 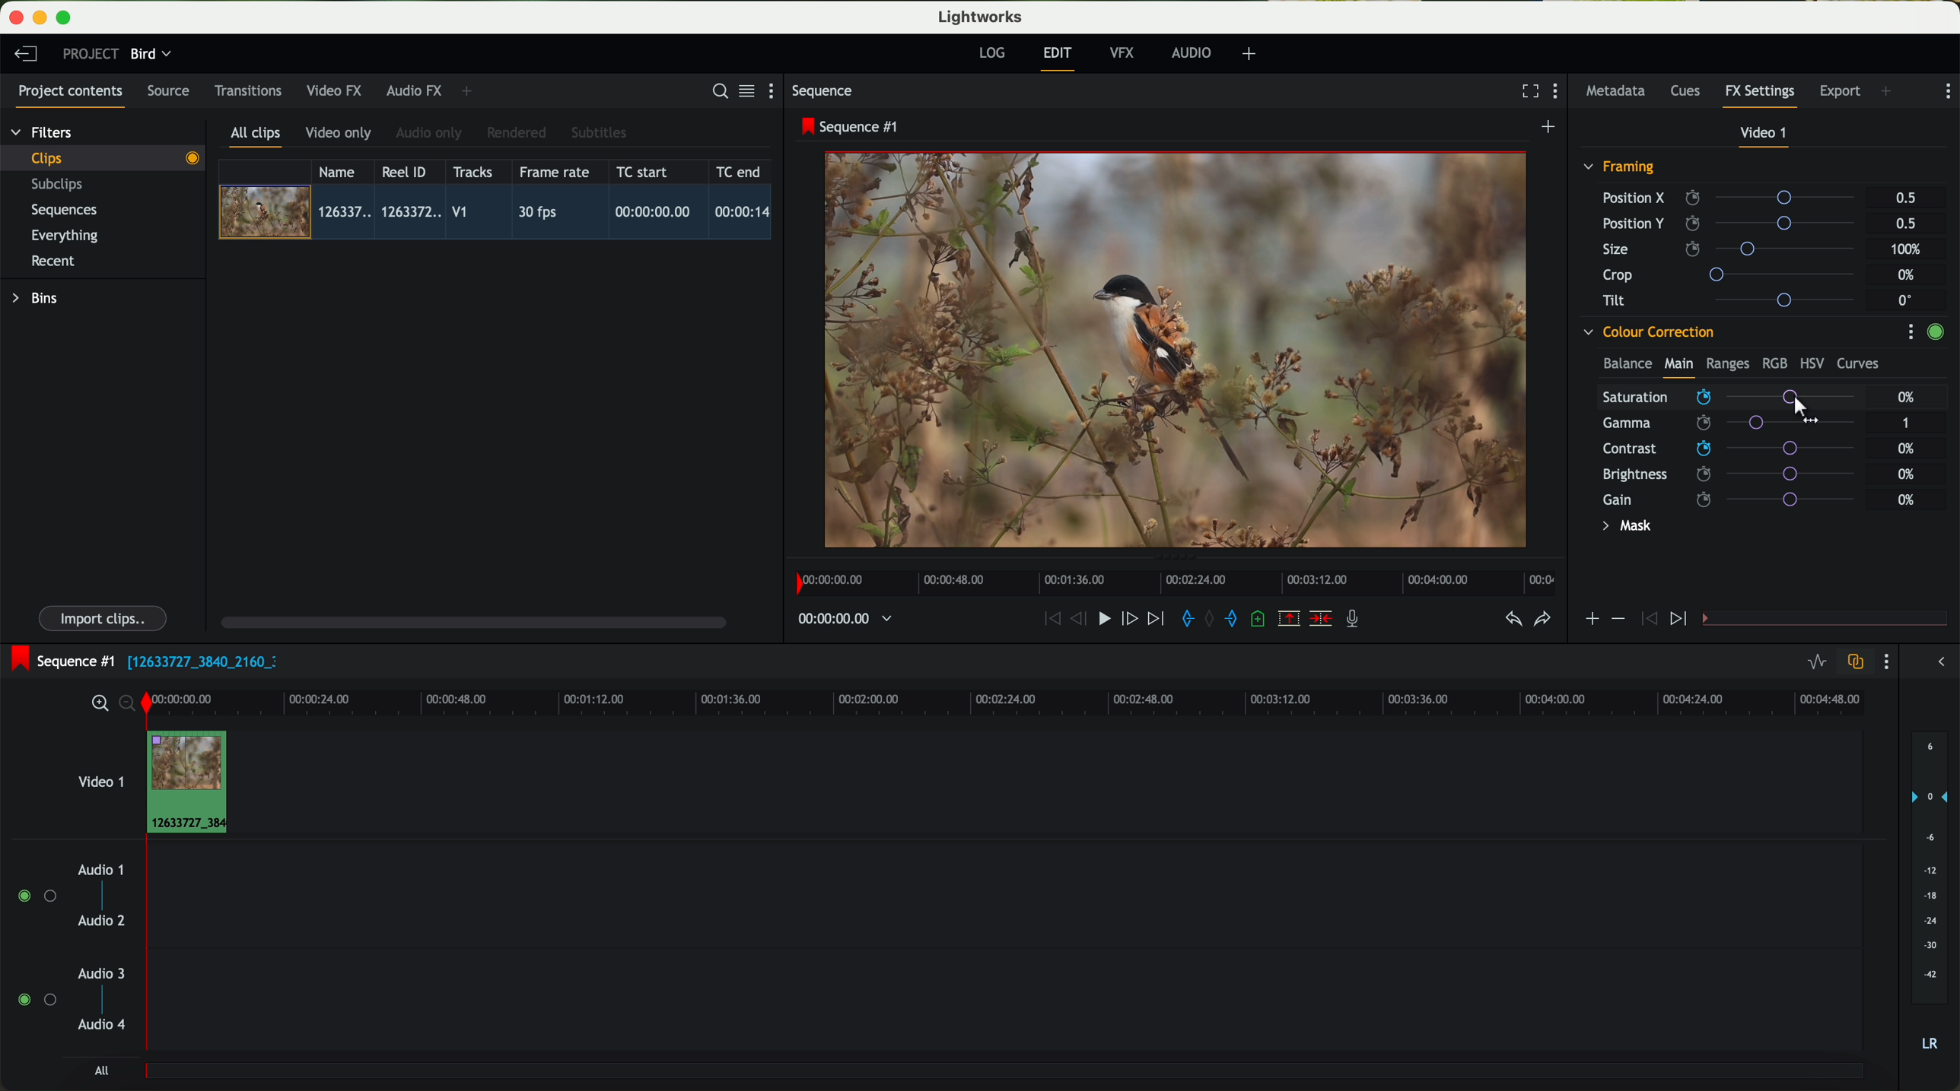 What do you see at coordinates (1252, 54) in the screenshot?
I see `add, remove and create layouts` at bounding box center [1252, 54].